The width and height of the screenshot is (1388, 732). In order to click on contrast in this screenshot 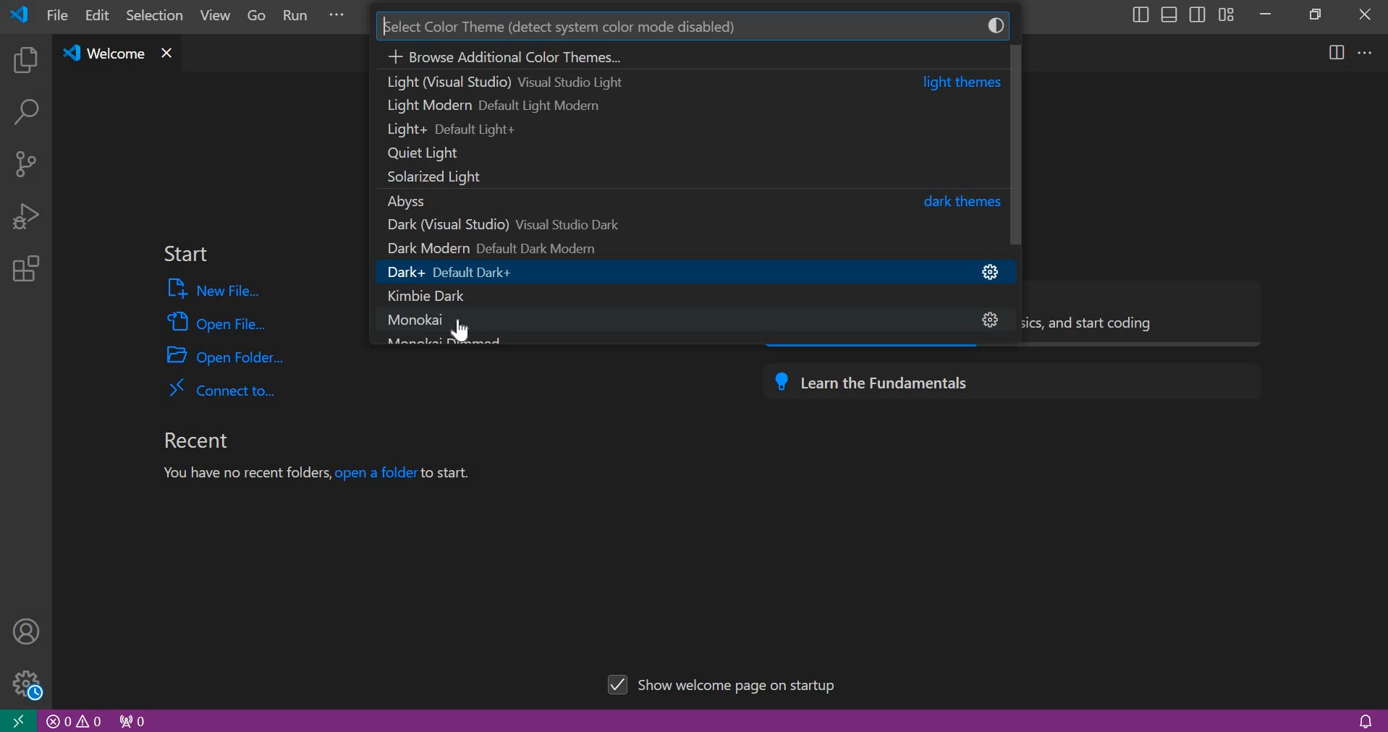, I will do `click(999, 24)`.